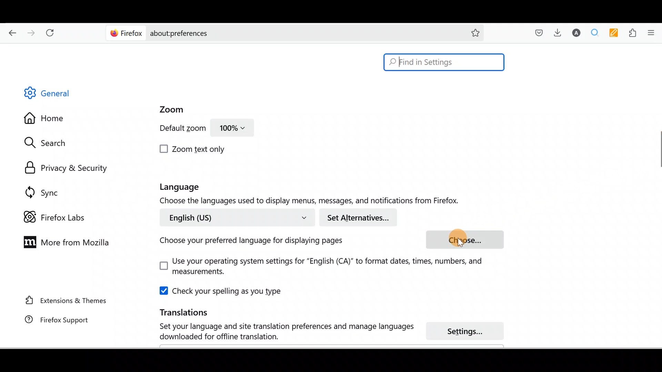  What do you see at coordinates (575, 33) in the screenshot?
I see `Account` at bounding box center [575, 33].